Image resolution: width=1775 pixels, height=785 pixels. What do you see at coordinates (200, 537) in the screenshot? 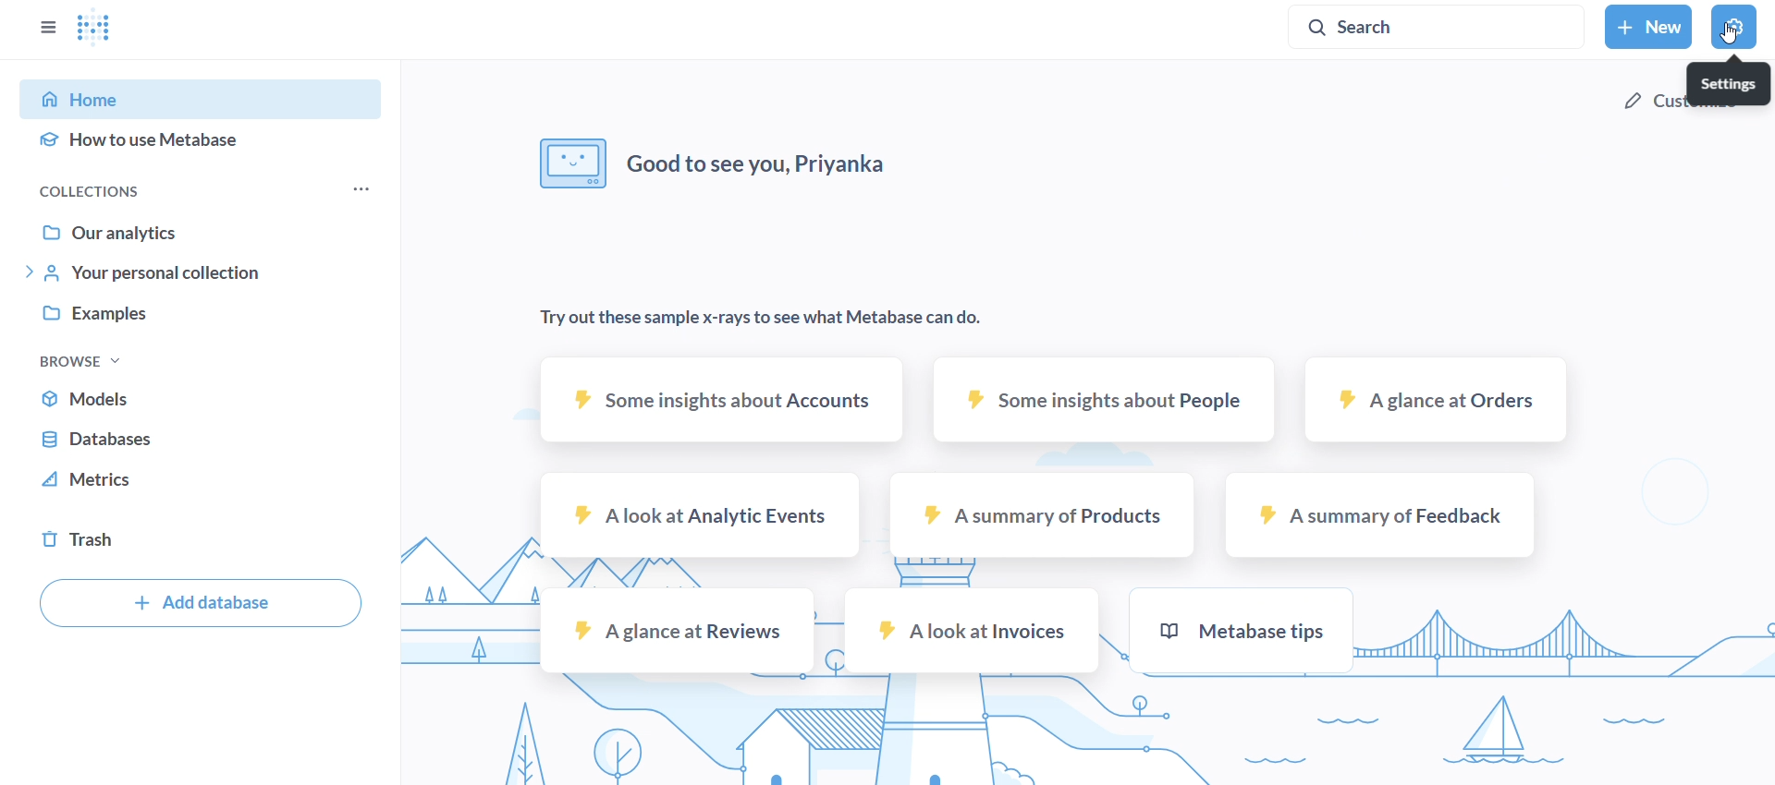
I see `trash` at bounding box center [200, 537].